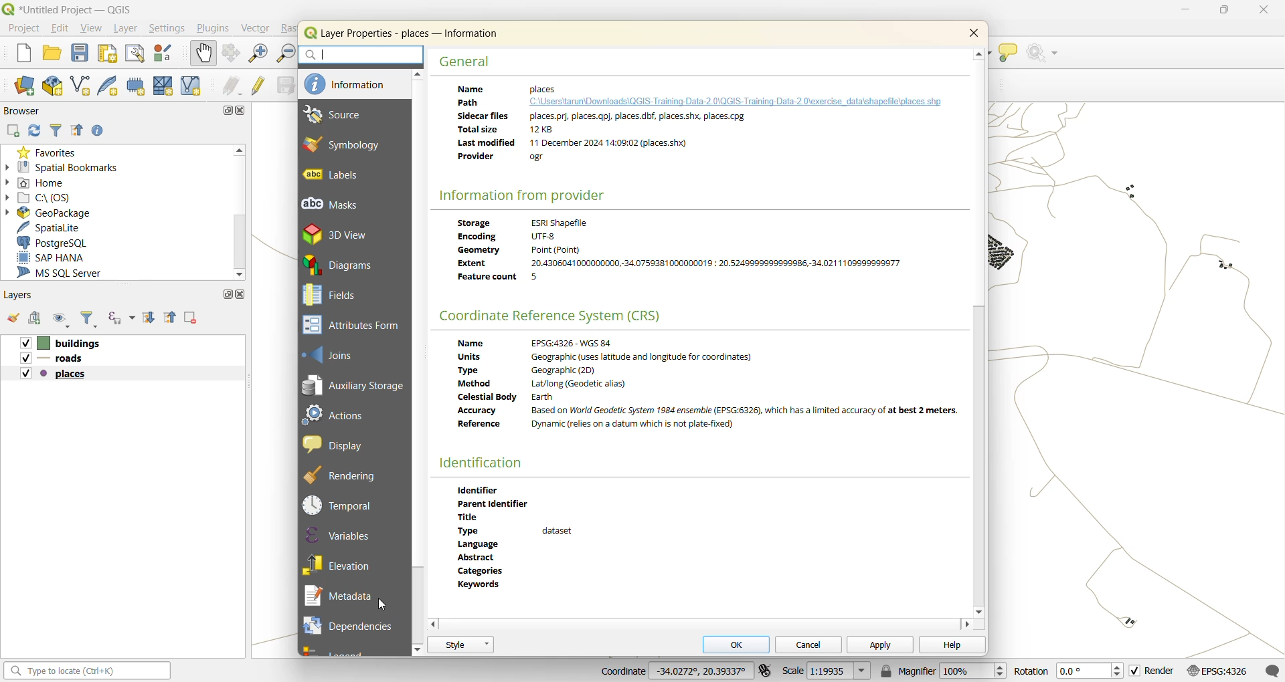  I want to click on search, so click(365, 55).